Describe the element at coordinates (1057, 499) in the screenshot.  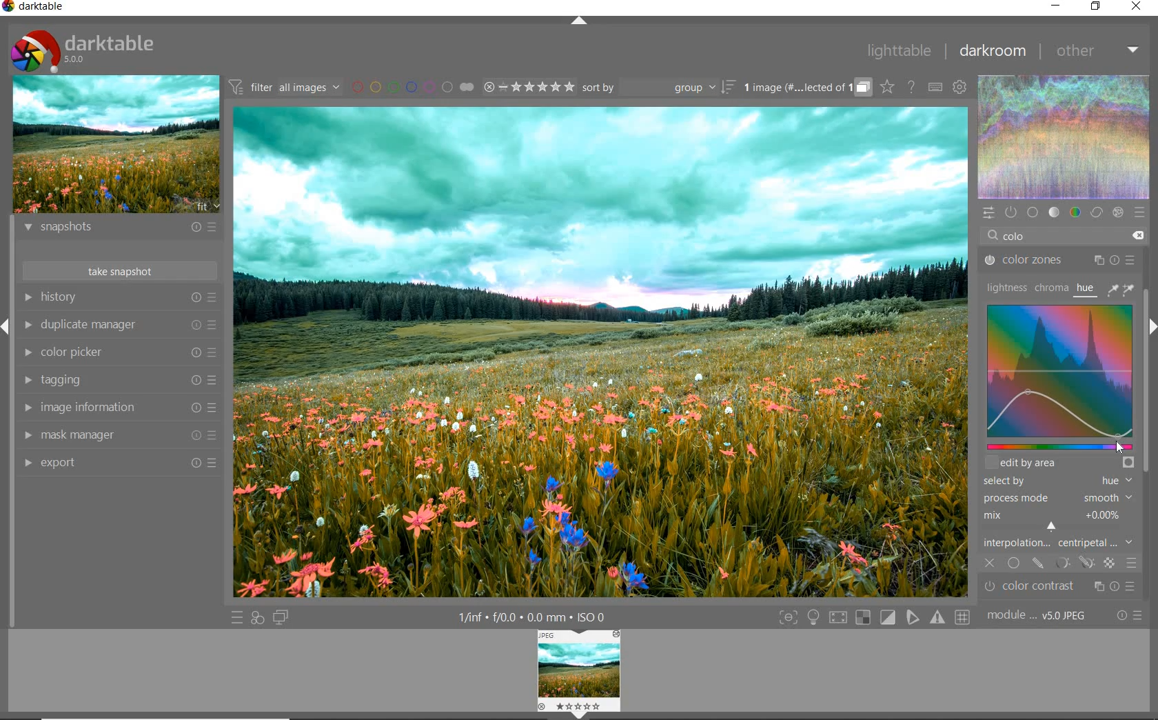
I see `process mode` at that location.